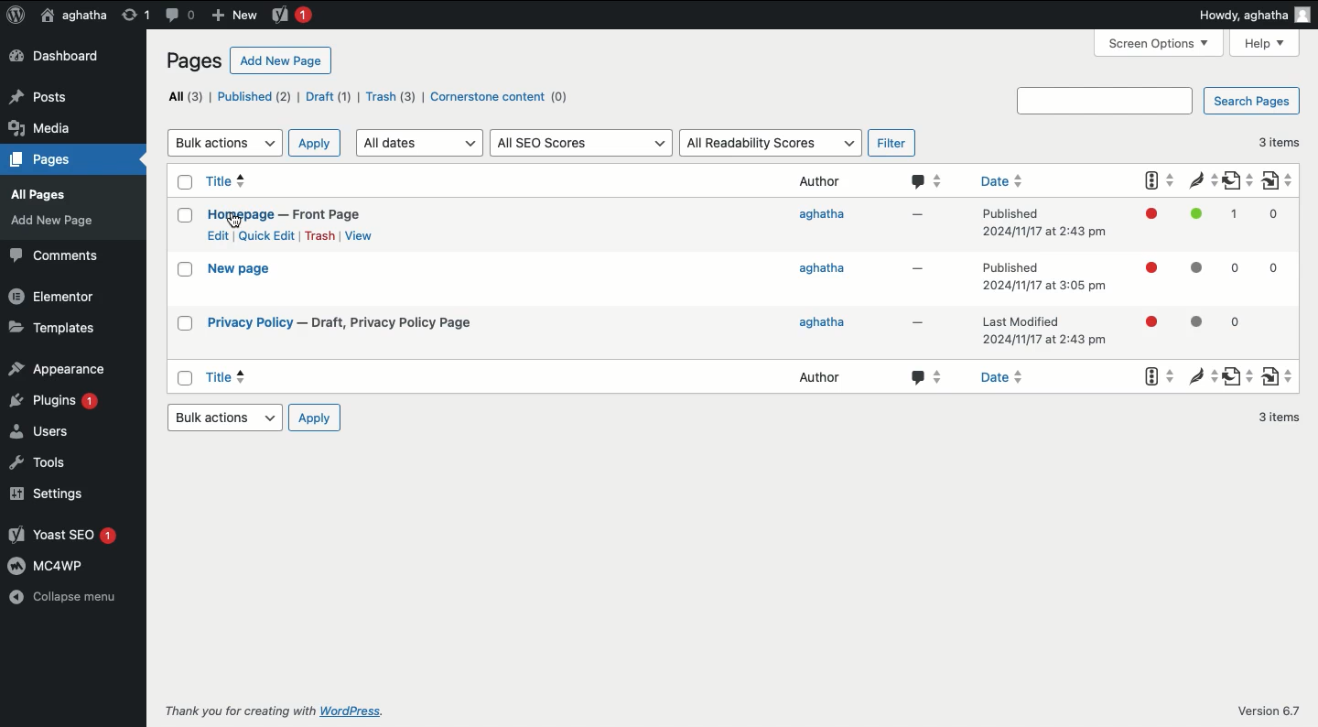  Describe the element at coordinates (217, 235) in the screenshot. I see `Edit` at that location.